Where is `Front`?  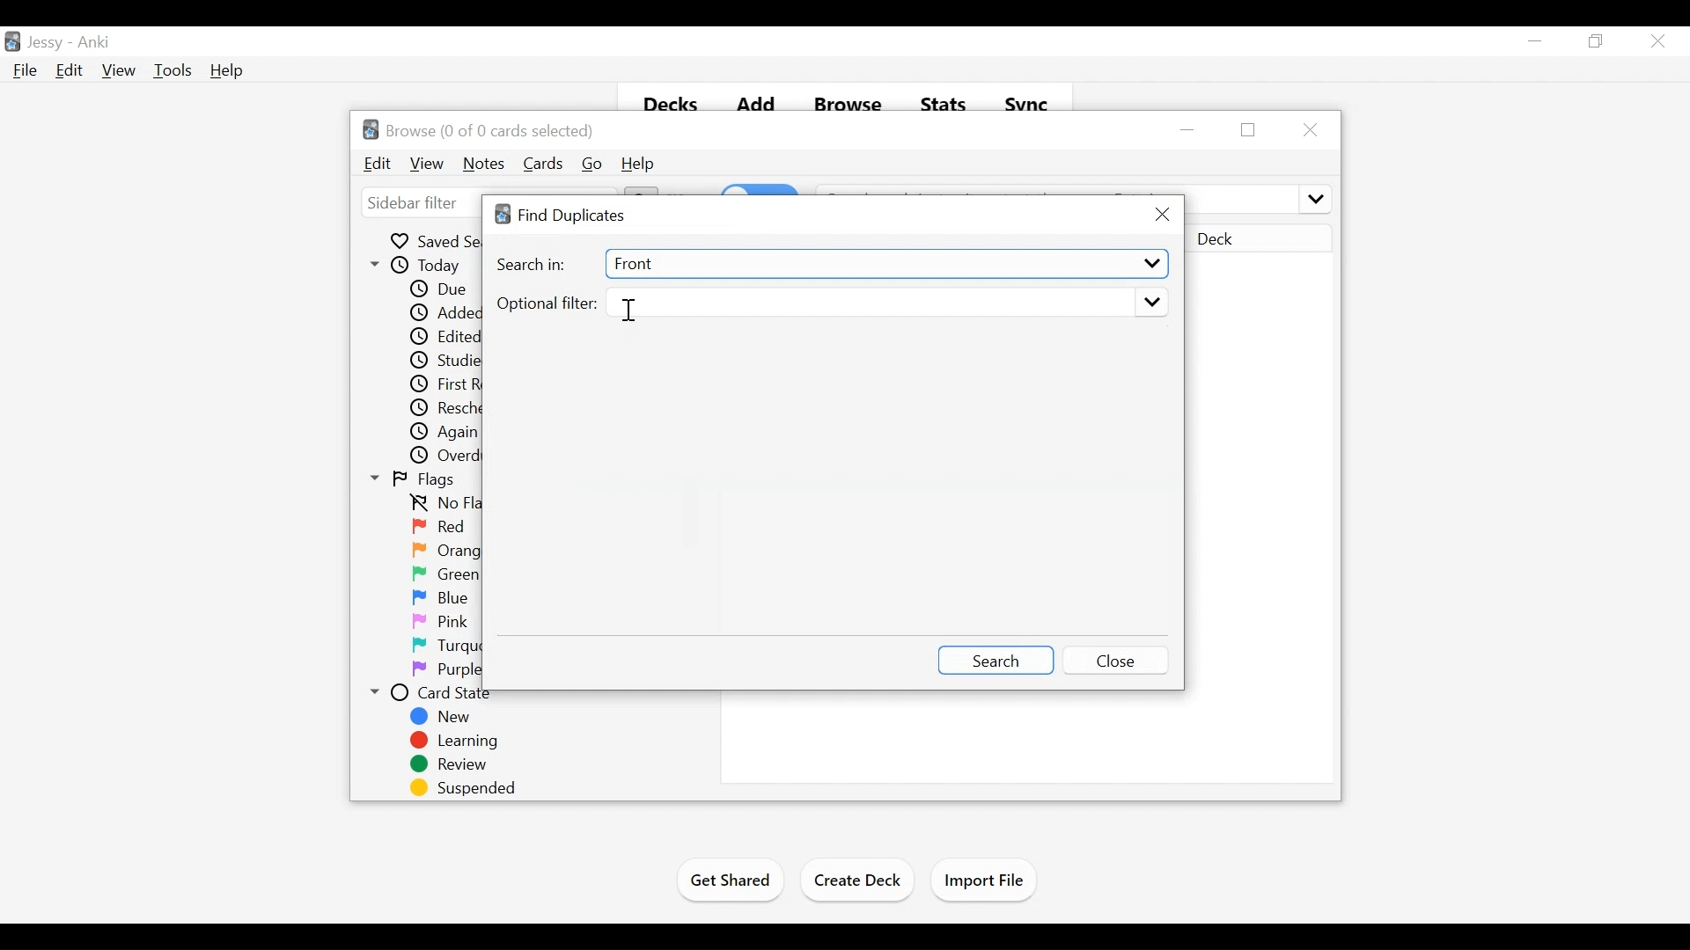 Front is located at coordinates (884, 264).